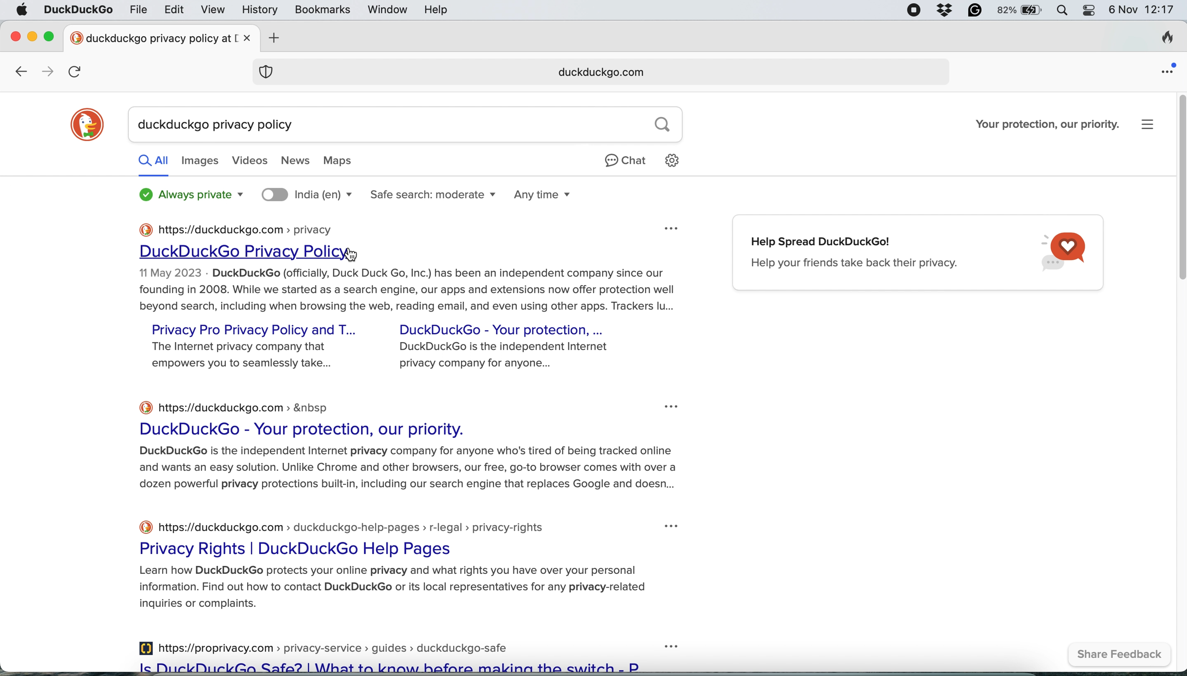 The image size is (1187, 676). What do you see at coordinates (606, 71) in the screenshot?
I see `web address` at bounding box center [606, 71].